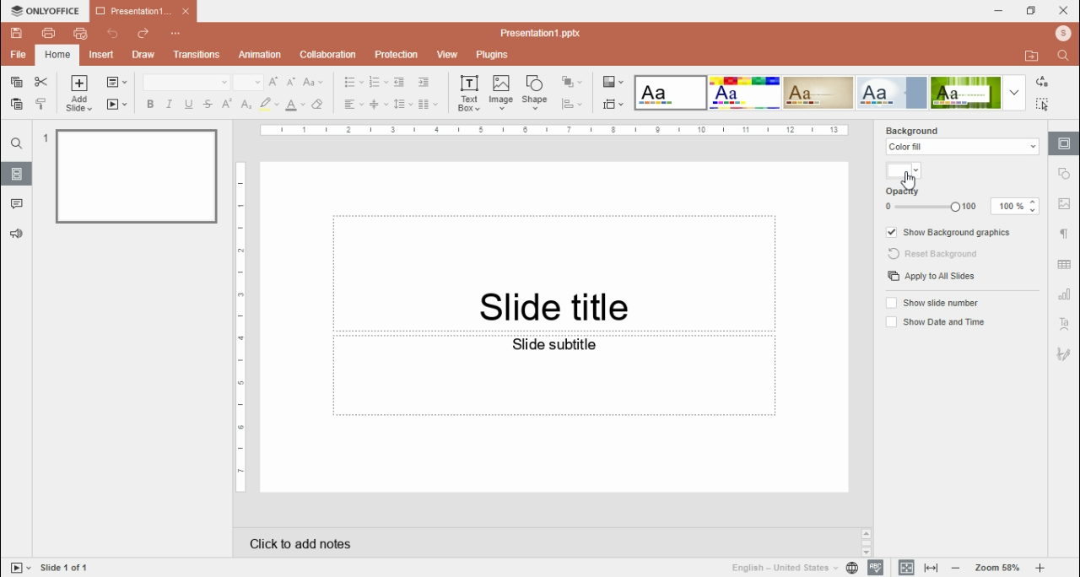 The height and width of the screenshot is (577, 1080). What do you see at coordinates (143, 55) in the screenshot?
I see `draw` at bounding box center [143, 55].